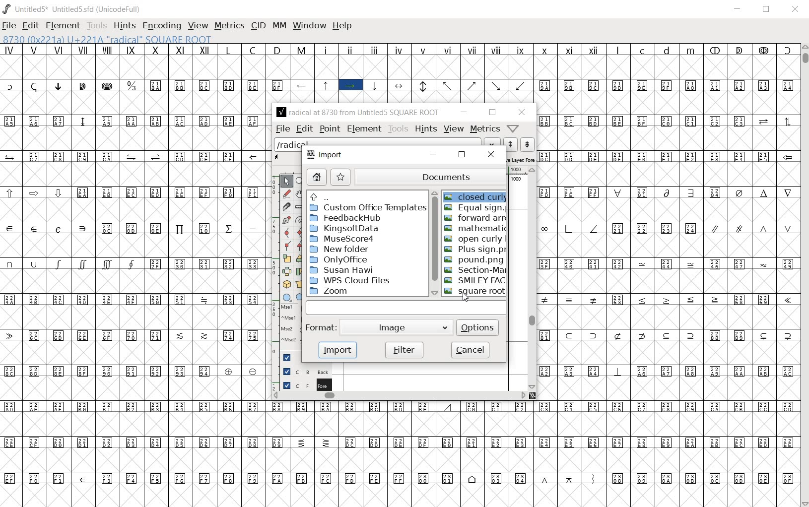 This screenshot has height=507, width=809. What do you see at coordinates (463, 112) in the screenshot?
I see `minimize` at bounding box center [463, 112].